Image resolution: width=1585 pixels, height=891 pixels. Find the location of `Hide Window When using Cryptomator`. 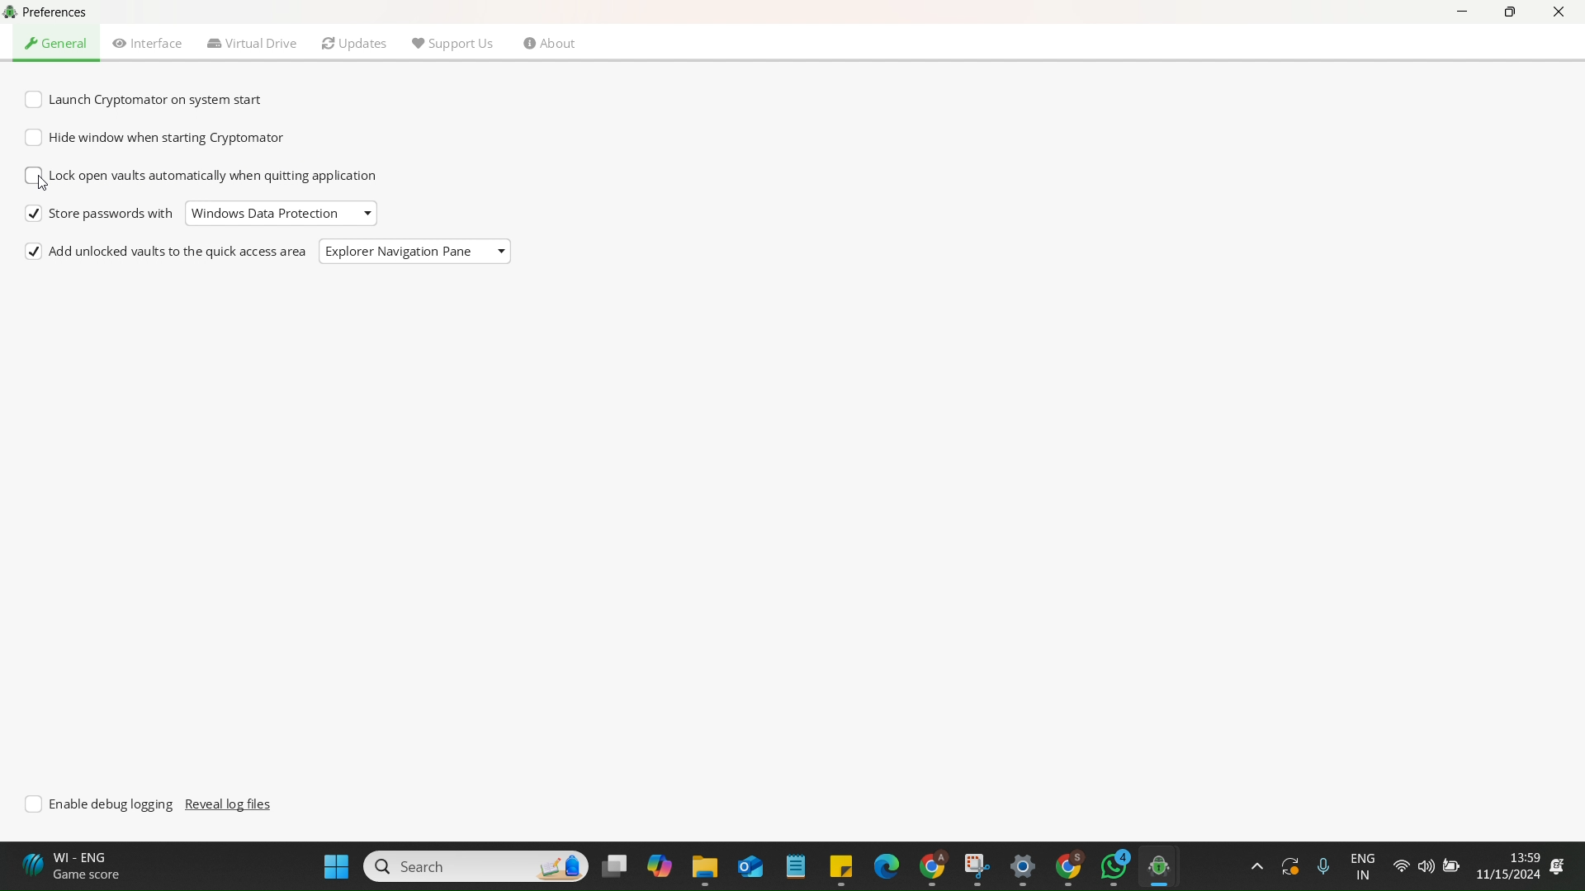

Hide Window When using Cryptomator is located at coordinates (155, 138).